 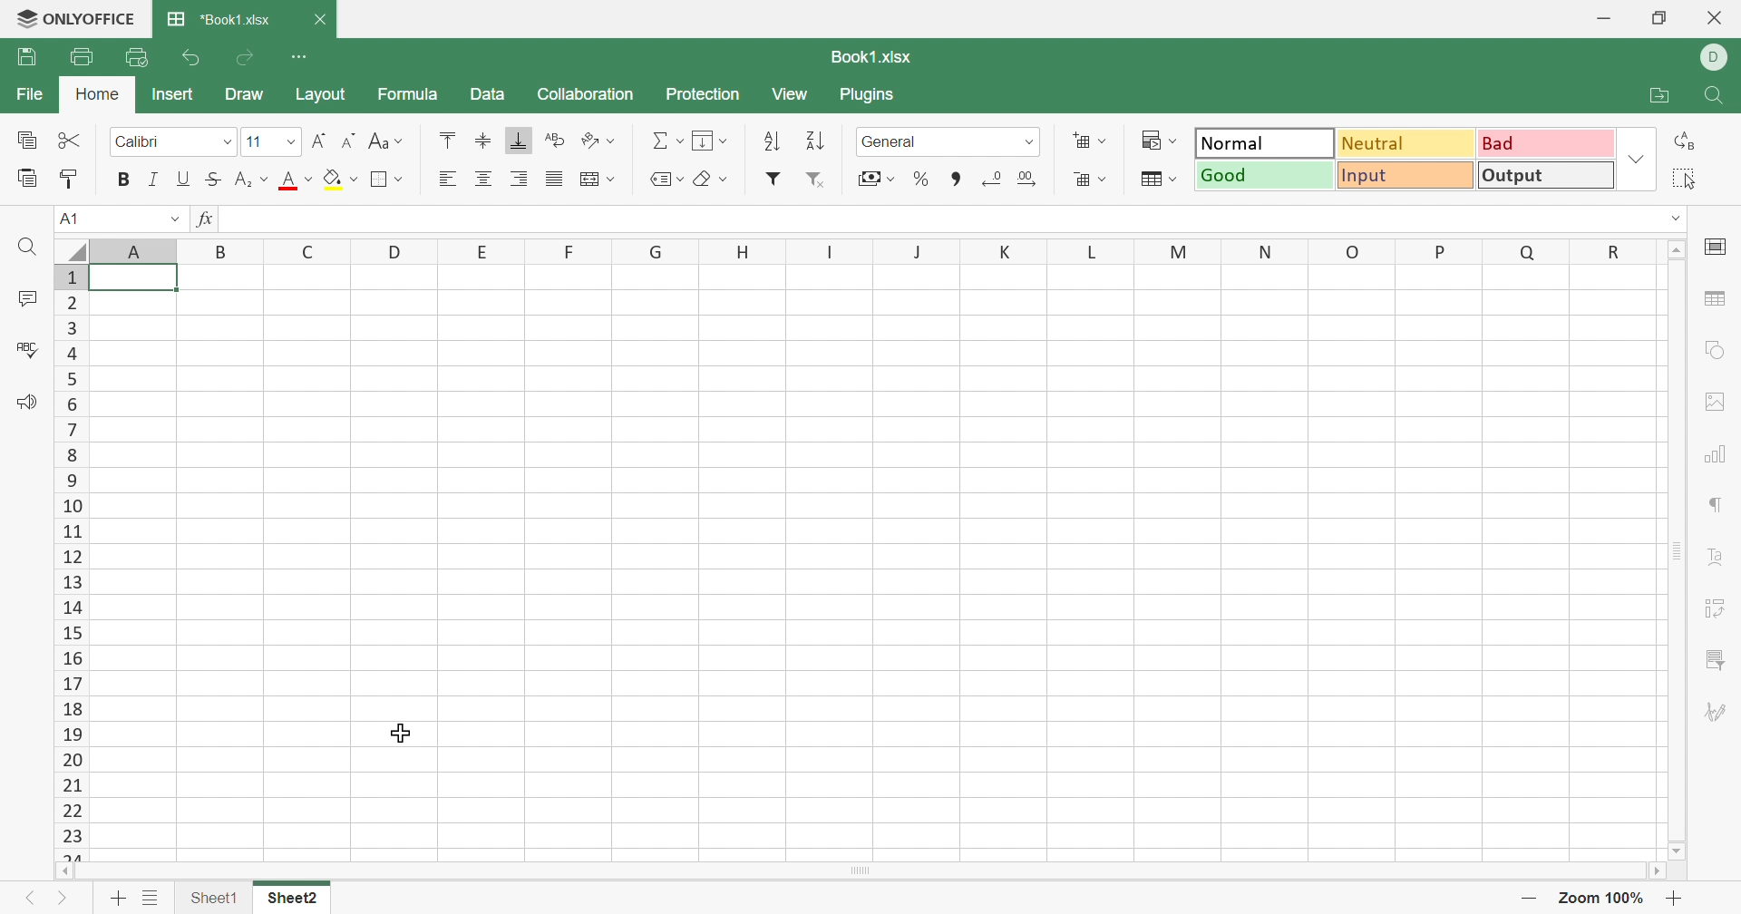 I want to click on Book1.xlsx, so click(x=880, y=57).